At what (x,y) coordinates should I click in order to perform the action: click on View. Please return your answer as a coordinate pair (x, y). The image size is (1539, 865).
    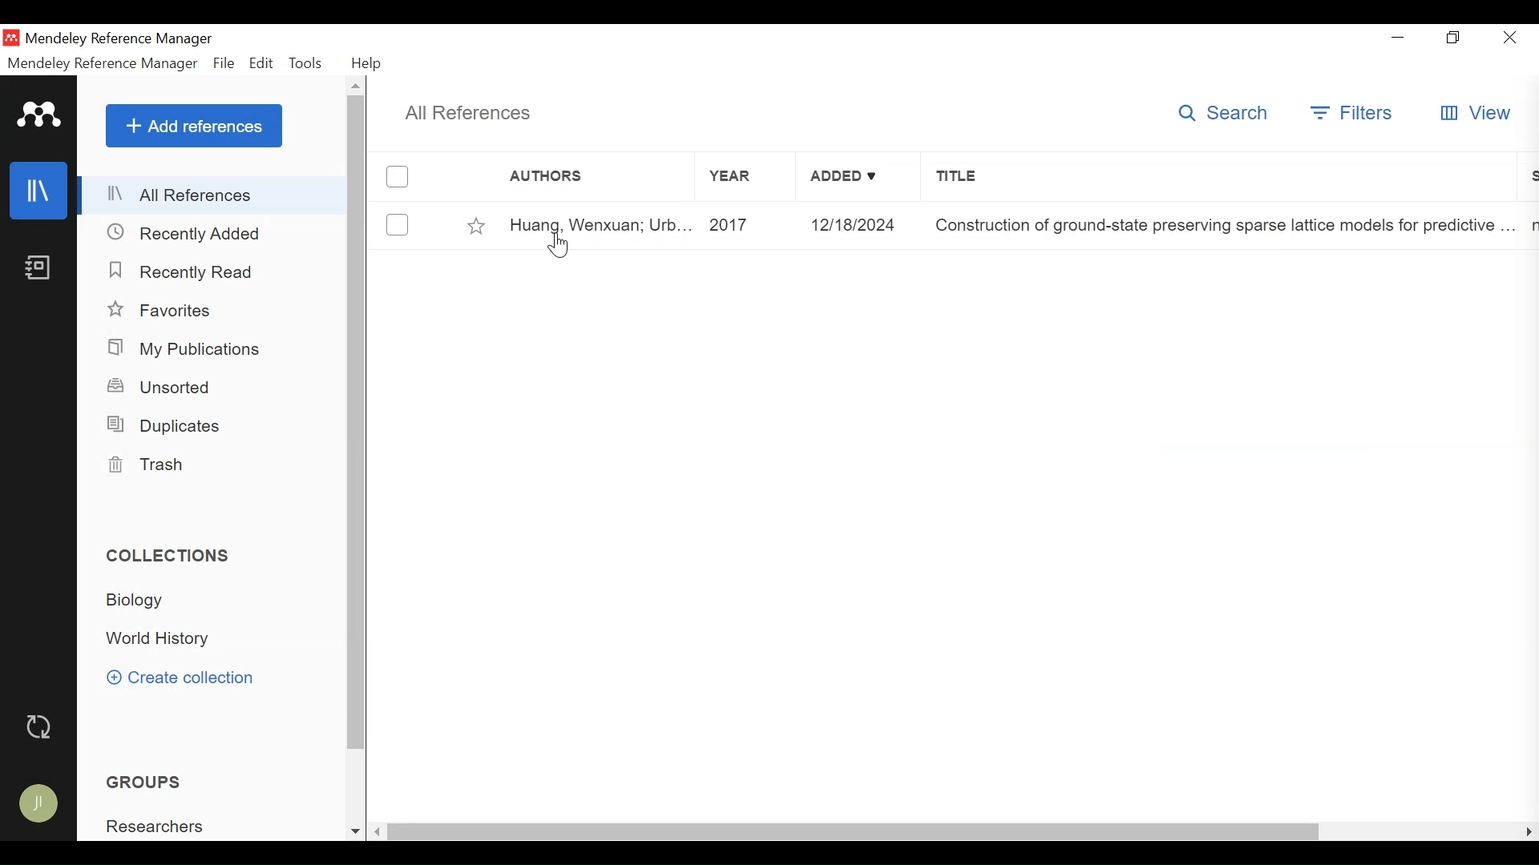
    Looking at the image, I should click on (1475, 112).